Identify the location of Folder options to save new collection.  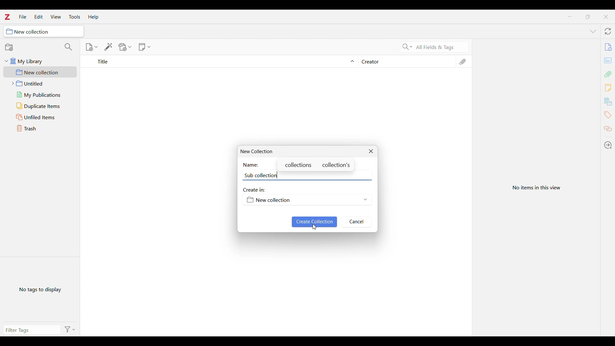
(307, 200).